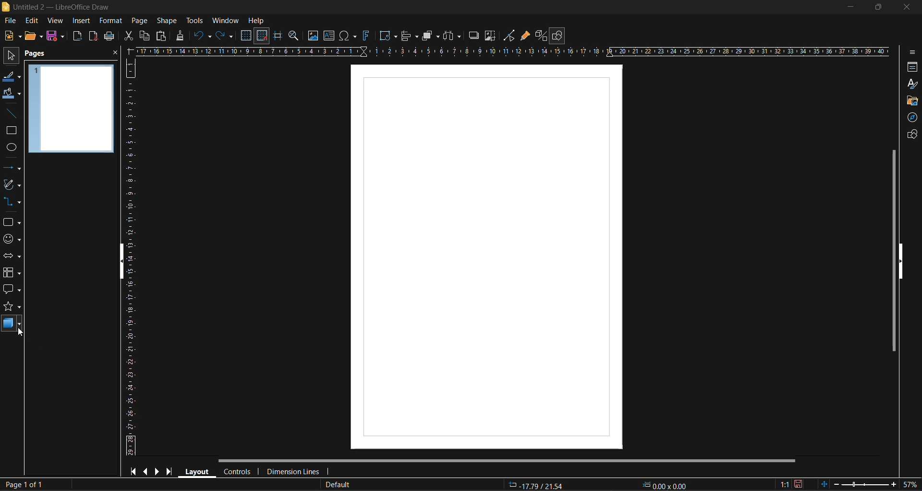 This screenshot has width=922, height=491. Describe the element at coordinates (905, 6) in the screenshot. I see `close` at that location.